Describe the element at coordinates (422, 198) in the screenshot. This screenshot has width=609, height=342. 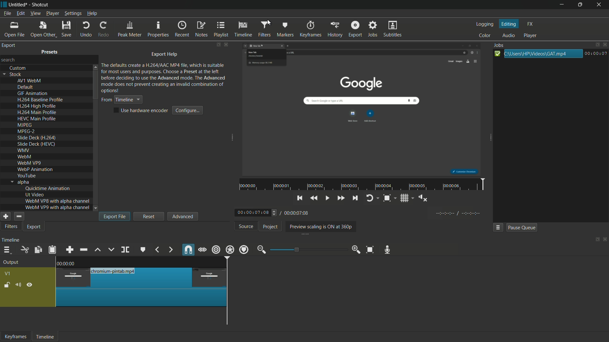
I see `show volume control` at that location.